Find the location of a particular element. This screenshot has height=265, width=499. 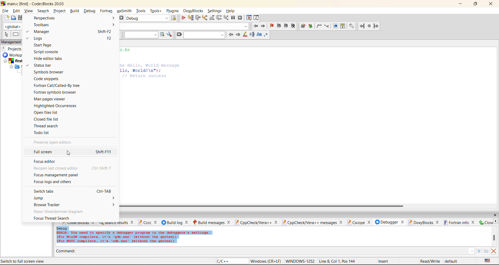

various info is located at coordinates (257, 18).